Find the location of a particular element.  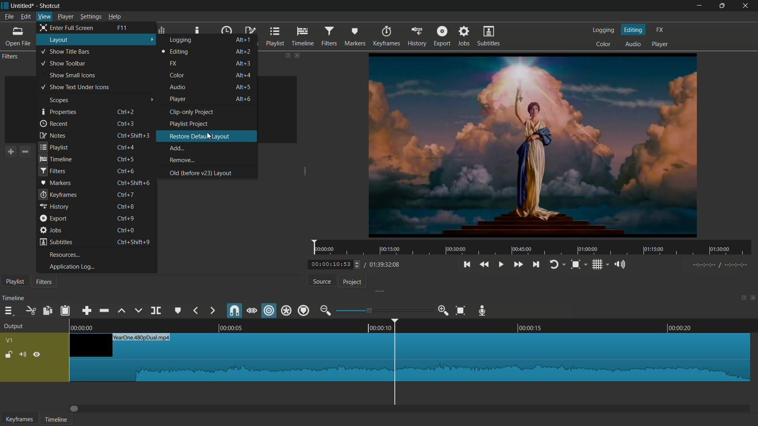

keyboard shortcut is located at coordinates (244, 63).